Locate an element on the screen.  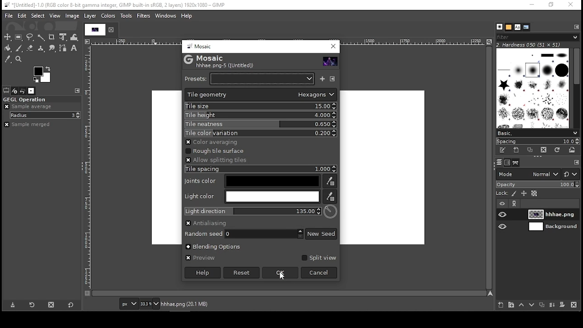
crop  tool is located at coordinates (52, 37).